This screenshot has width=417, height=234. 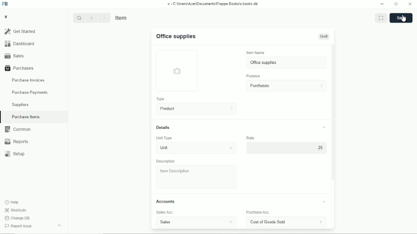 What do you see at coordinates (18, 129) in the screenshot?
I see `common` at bounding box center [18, 129].